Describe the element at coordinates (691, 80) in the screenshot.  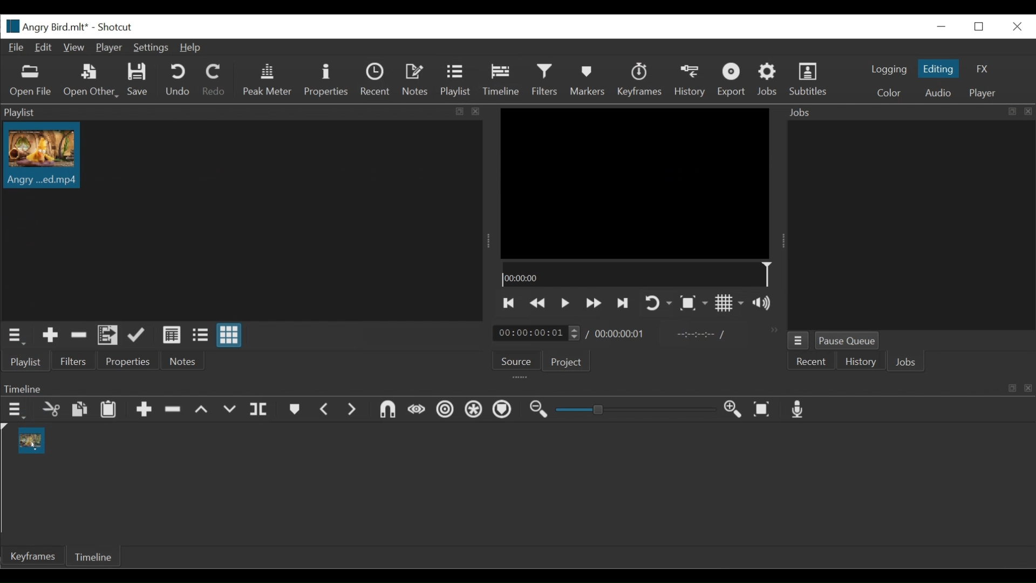
I see `History` at that location.